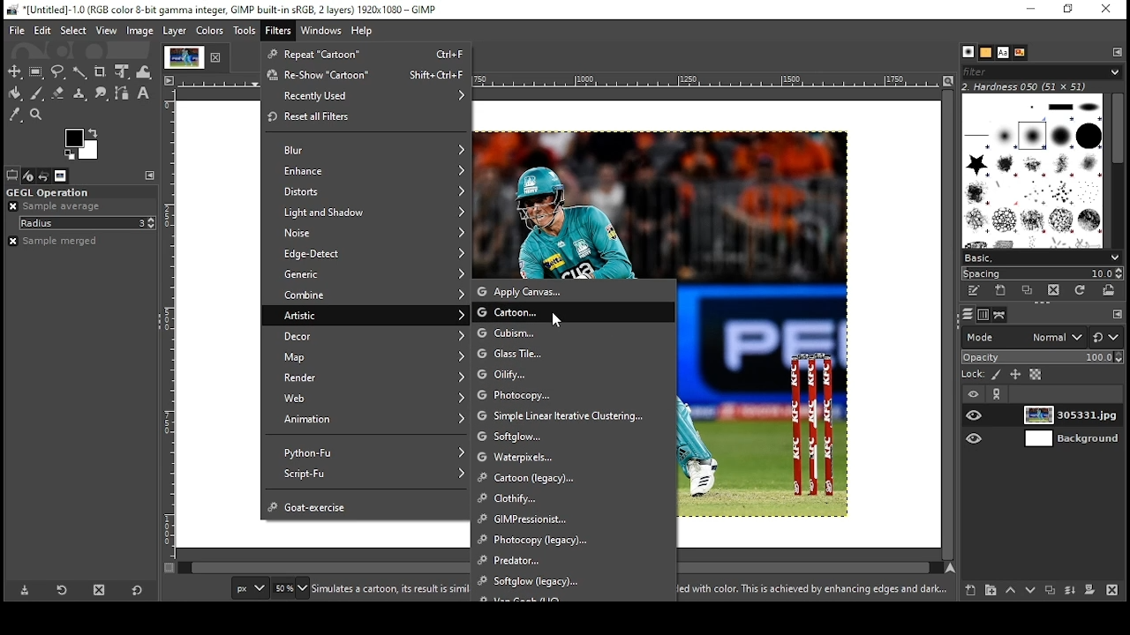  Describe the element at coordinates (366, 255) in the screenshot. I see `edge detect` at that location.